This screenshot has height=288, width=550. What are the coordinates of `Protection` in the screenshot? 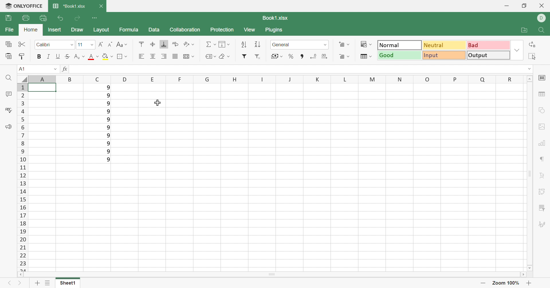 It's located at (224, 31).